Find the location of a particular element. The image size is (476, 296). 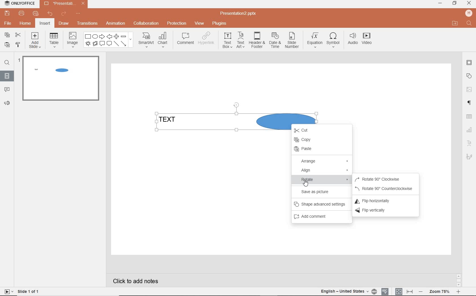

plugins is located at coordinates (219, 24).